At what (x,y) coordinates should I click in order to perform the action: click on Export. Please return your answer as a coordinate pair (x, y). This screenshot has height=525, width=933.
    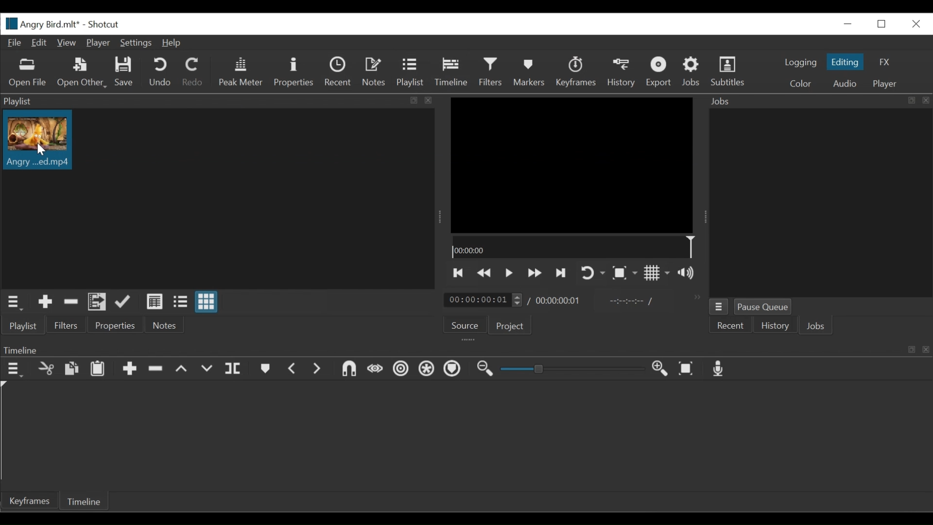
    Looking at the image, I should click on (659, 73).